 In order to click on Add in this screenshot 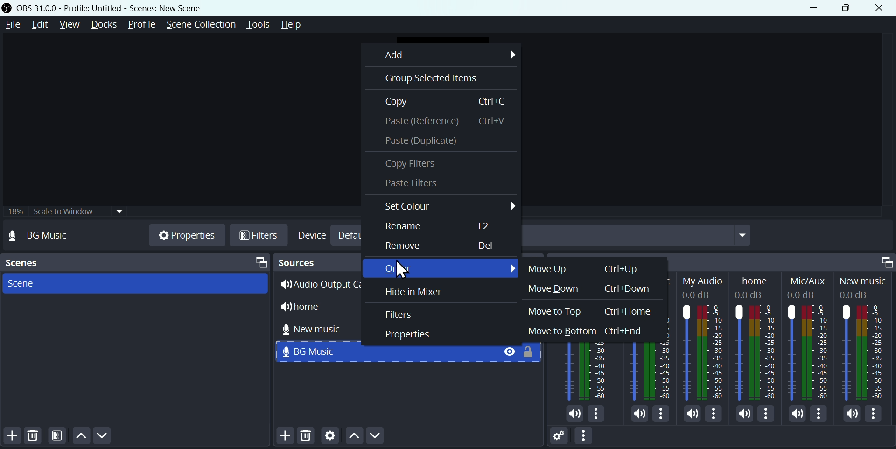, I will do `click(11, 436)`.